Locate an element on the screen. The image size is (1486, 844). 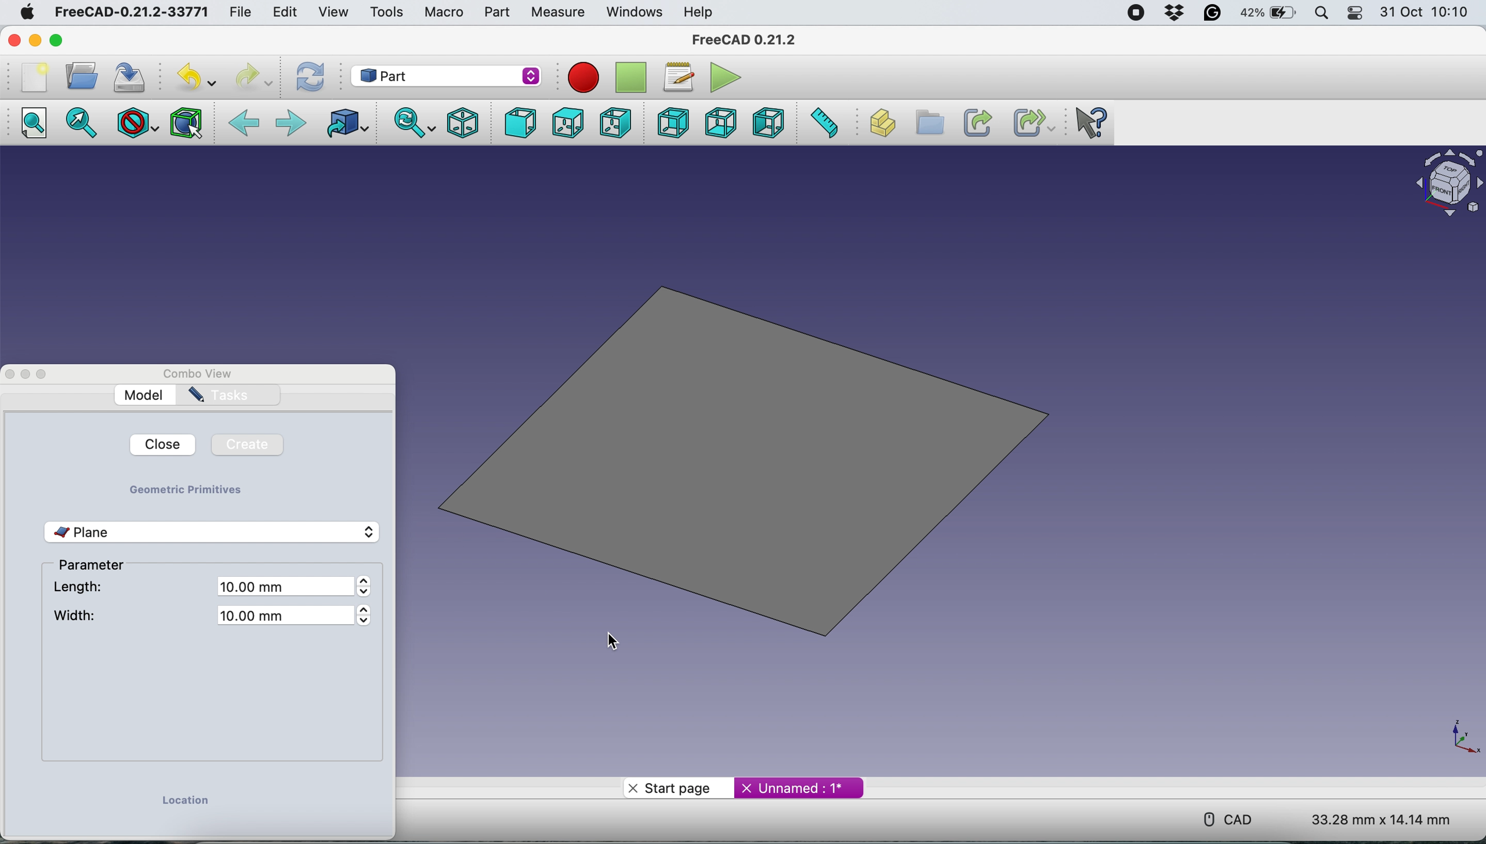
Top is located at coordinates (567, 123).